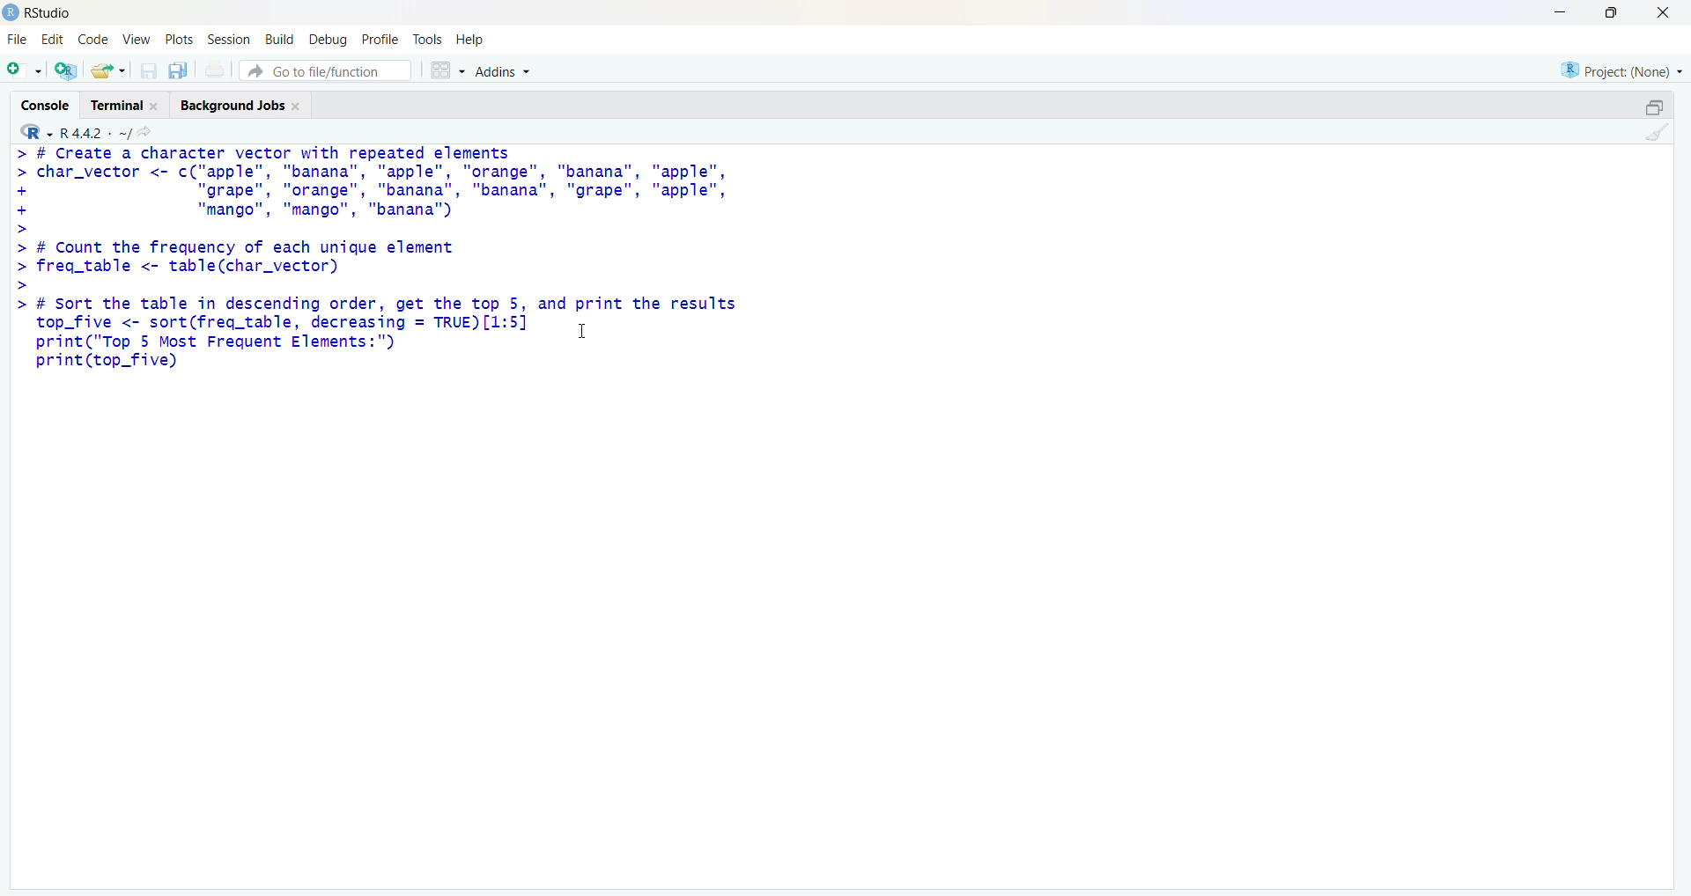 Image resolution: width=1691 pixels, height=896 pixels. Describe the element at coordinates (149, 132) in the screenshot. I see `View the current working directory` at that location.